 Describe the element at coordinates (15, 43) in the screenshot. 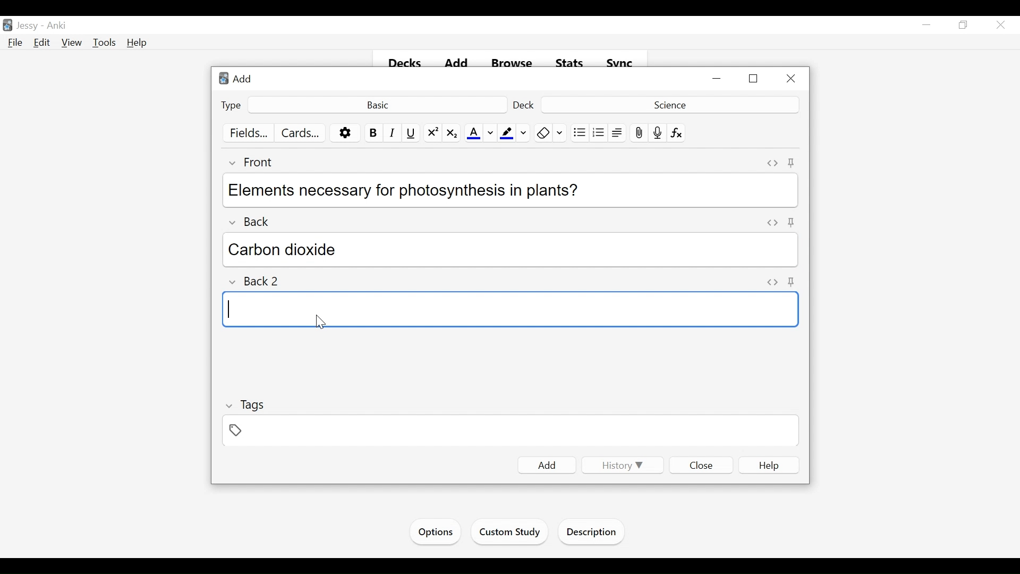

I see `File` at that location.